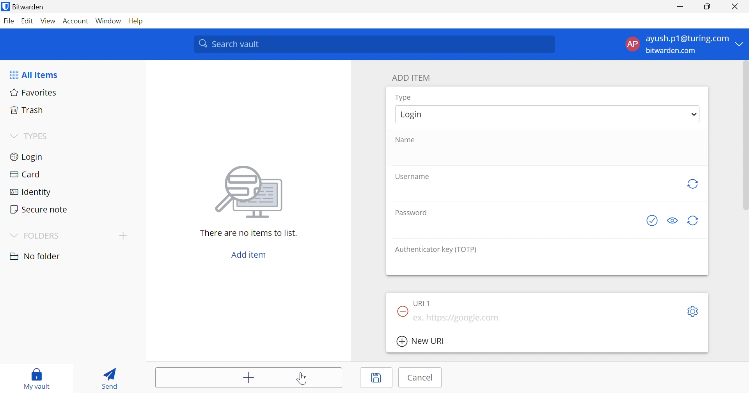 This screenshot has height=393, width=749. I want to click on Cancel, so click(419, 379).